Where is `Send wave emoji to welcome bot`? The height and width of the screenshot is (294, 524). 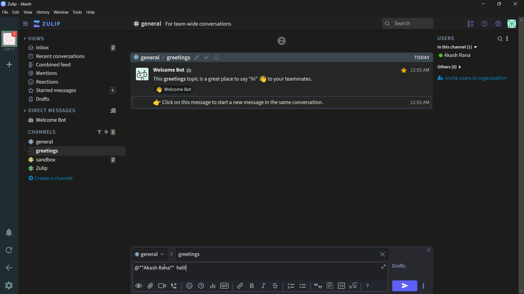
Send wave emoji to welcome bot is located at coordinates (174, 90).